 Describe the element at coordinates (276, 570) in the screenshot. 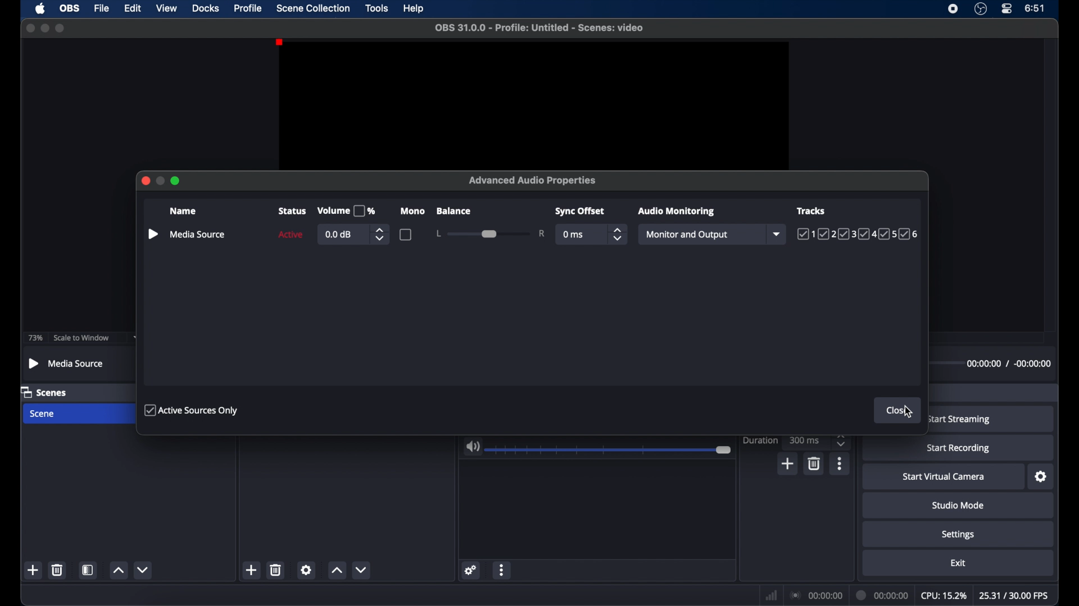

I see `delete` at that location.